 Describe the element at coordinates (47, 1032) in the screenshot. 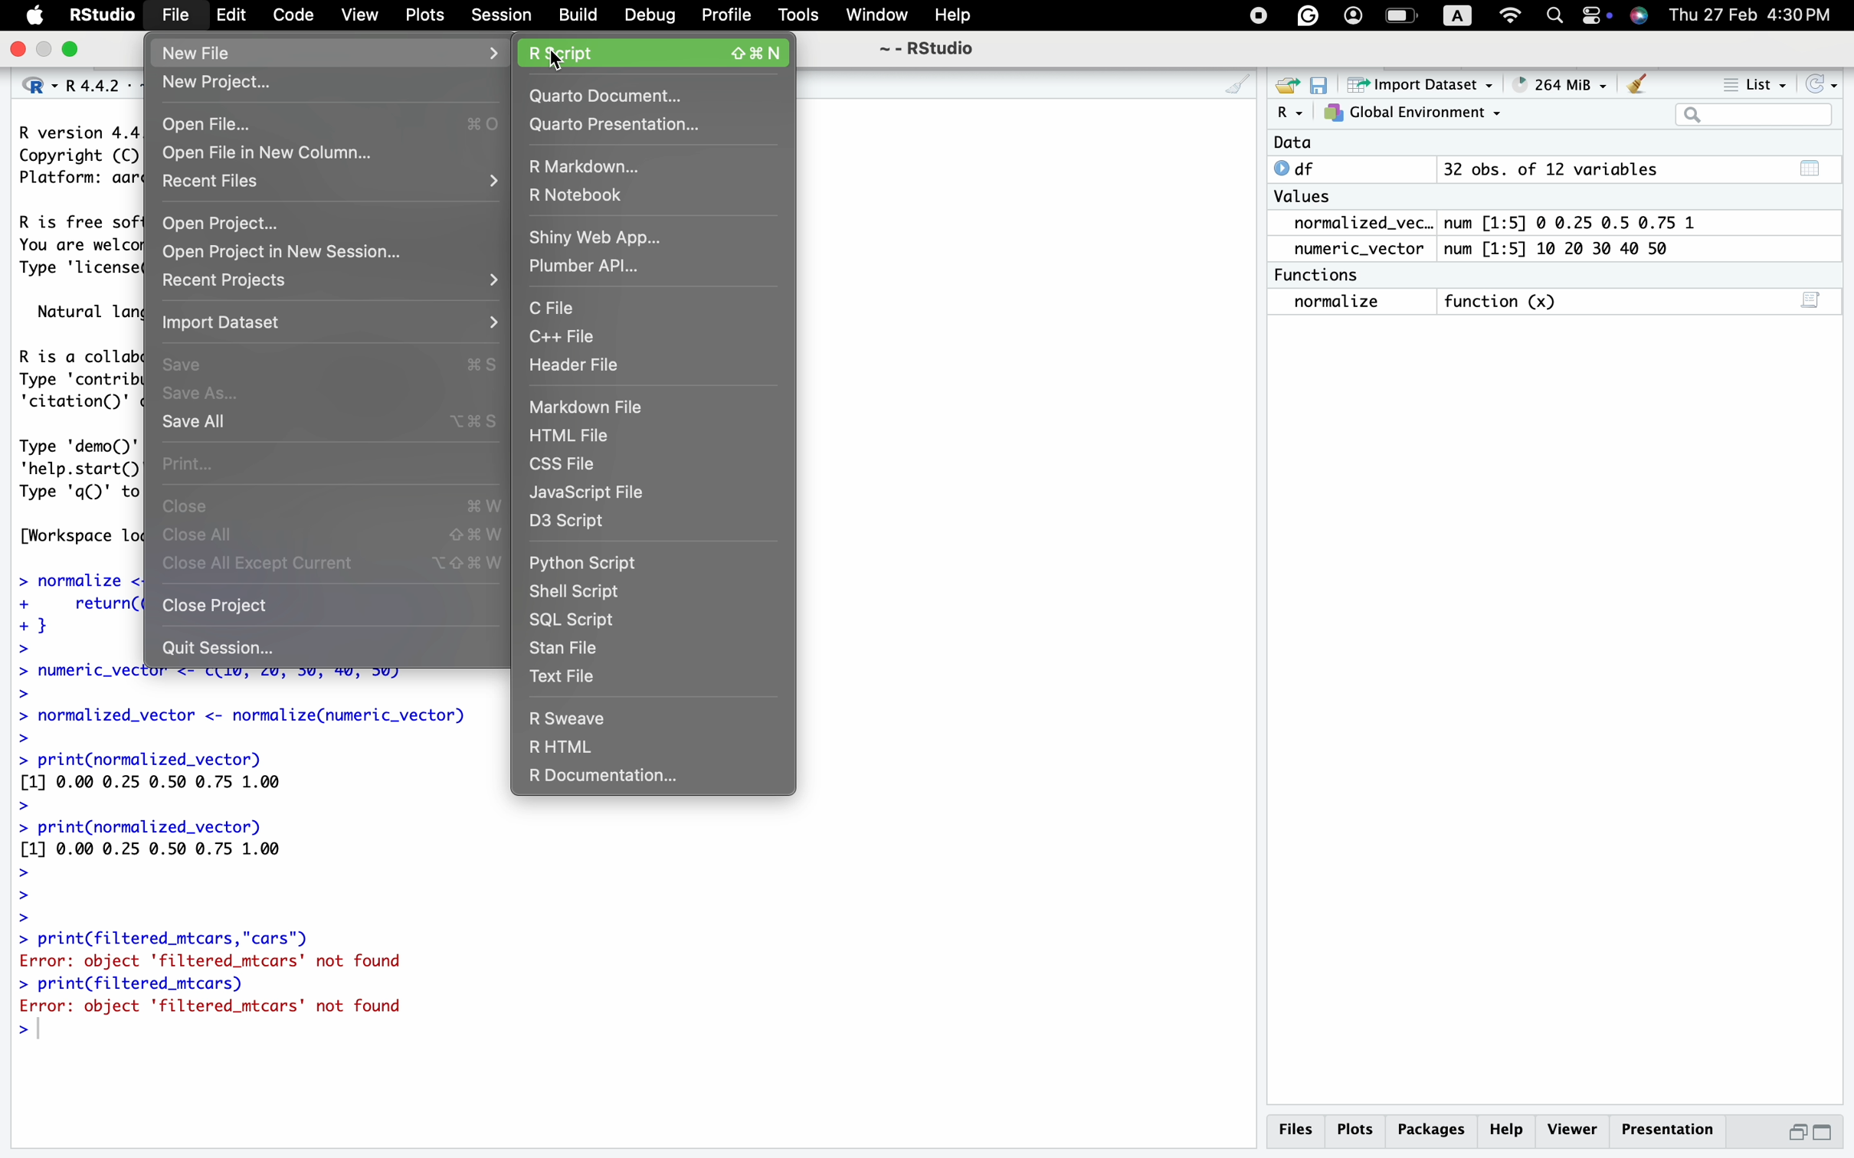

I see `typing cursor` at that location.